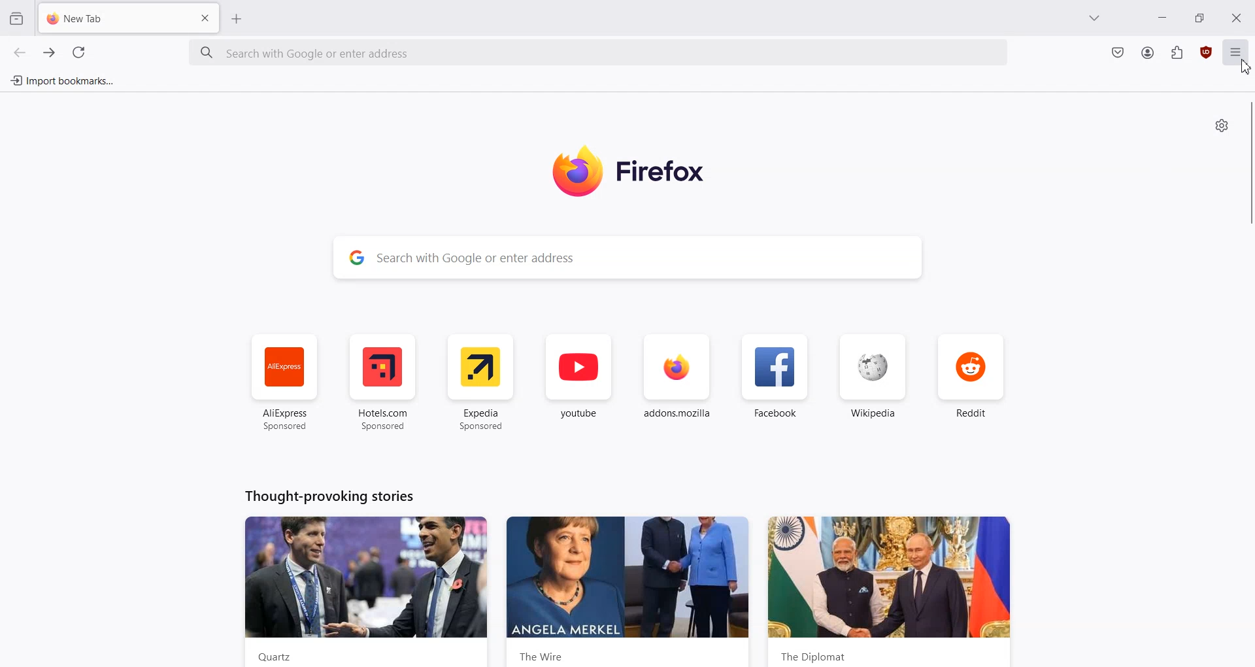 Image resolution: width=1255 pixels, height=667 pixels. What do you see at coordinates (18, 52) in the screenshot?
I see `Go Back one page ` at bounding box center [18, 52].